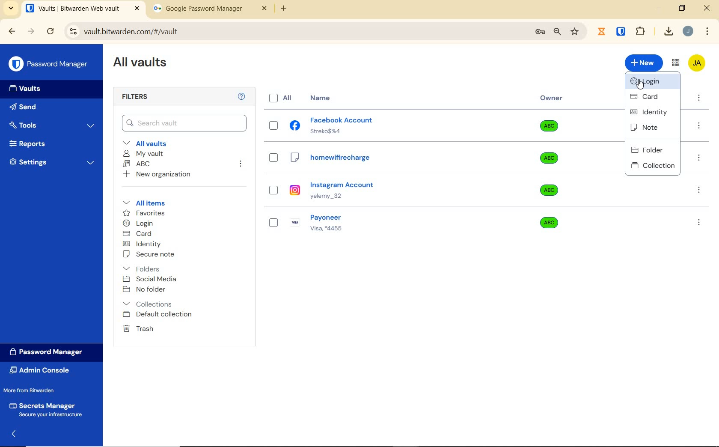 This screenshot has height=447, width=719. Describe the element at coordinates (552, 190) in the screenshot. I see `Owner organization` at that location.